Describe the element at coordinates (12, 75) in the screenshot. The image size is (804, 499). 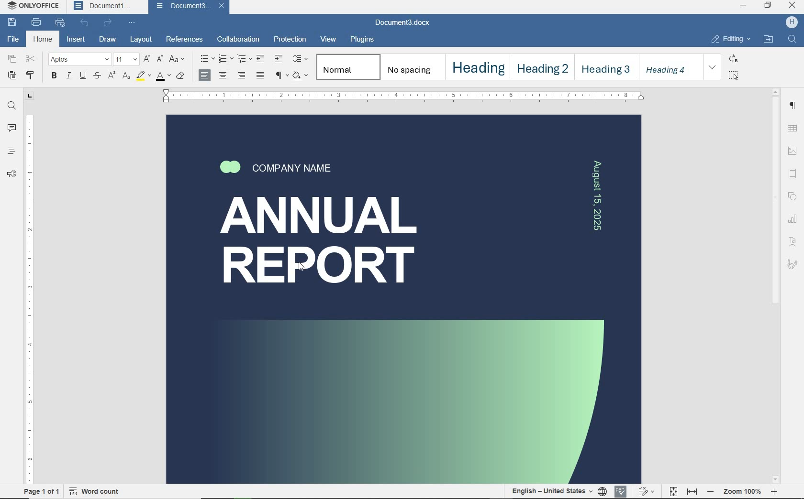
I see `paste` at that location.